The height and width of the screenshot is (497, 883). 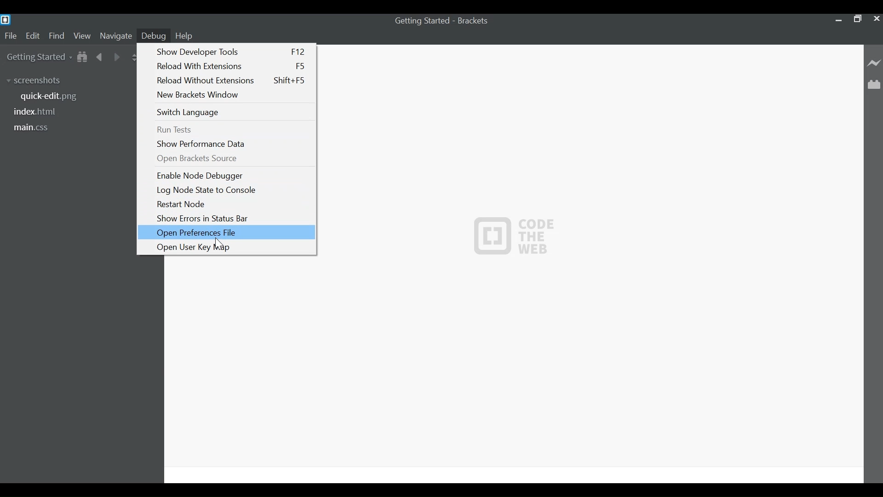 I want to click on Navigate Forward, so click(x=117, y=56).